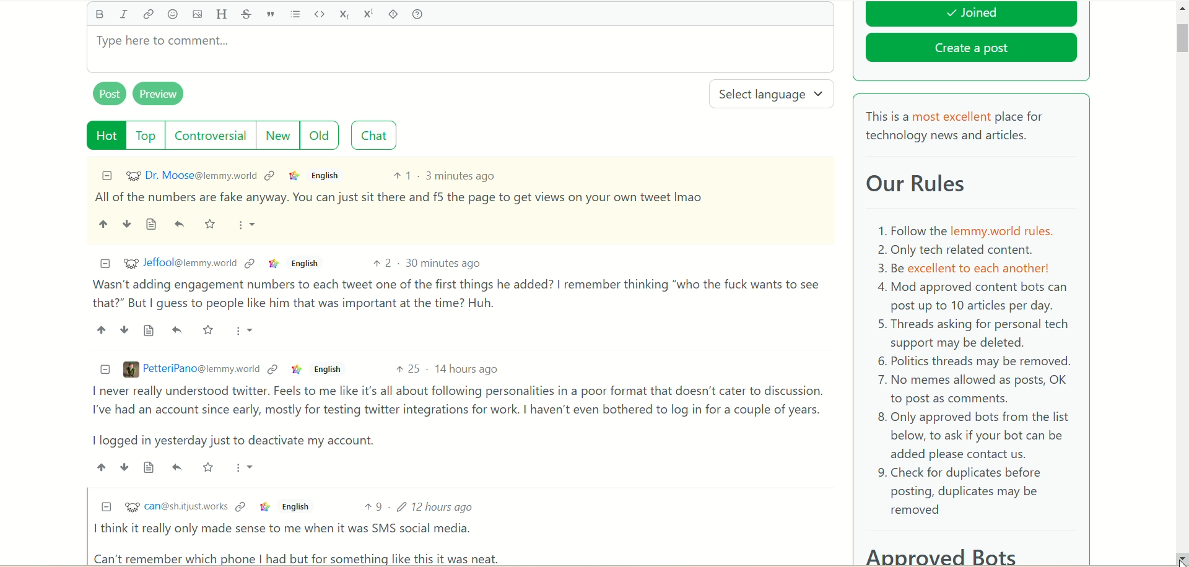 Image resolution: width=1189 pixels, height=567 pixels. I want to click on hot, so click(107, 136).